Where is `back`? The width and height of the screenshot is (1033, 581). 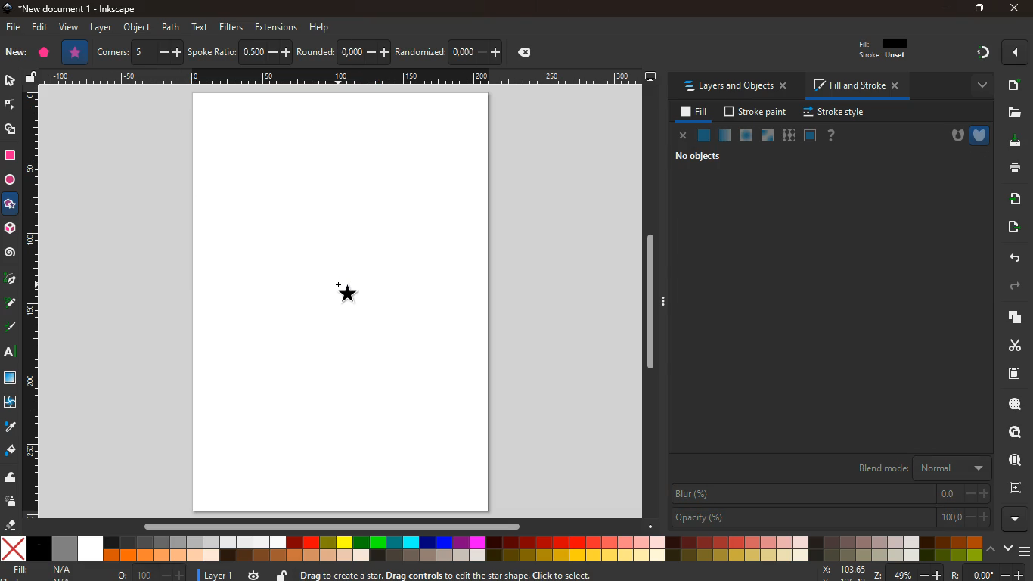
back is located at coordinates (1011, 259).